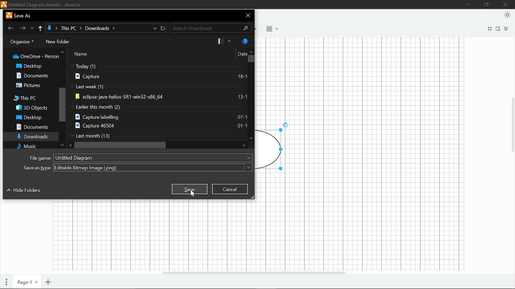 The height and width of the screenshot is (289, 515). What do you see at coordinates (212, 28) in the screenshot?
I see `Search downloads` at bounding box center [212, 28].